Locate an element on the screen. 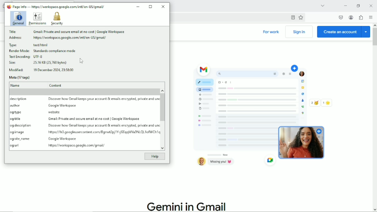  og:title is located at coordinates (16, 119).